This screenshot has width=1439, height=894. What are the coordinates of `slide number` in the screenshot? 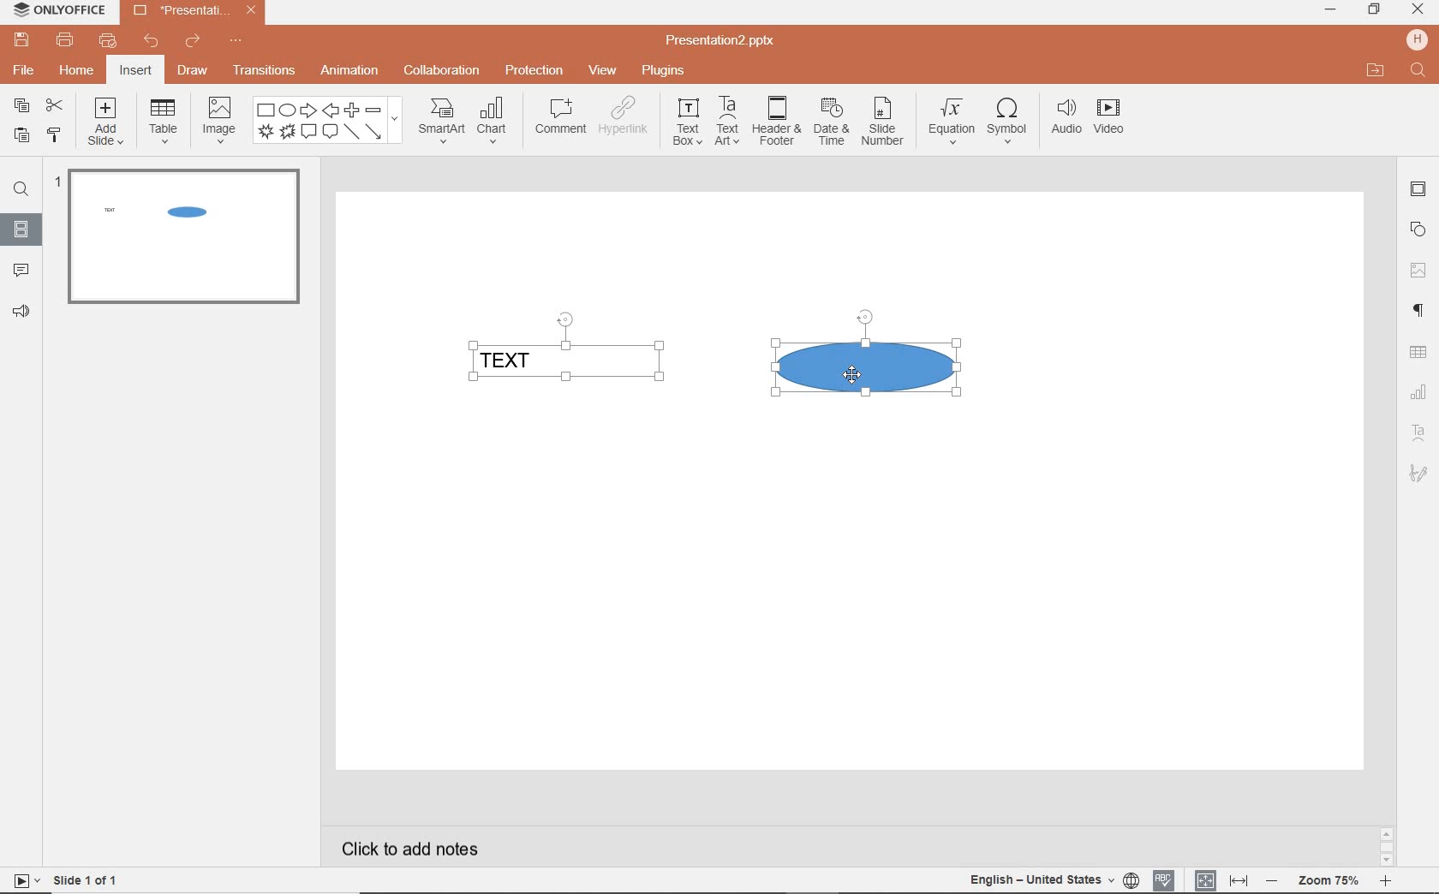 It's located at (882, 124).